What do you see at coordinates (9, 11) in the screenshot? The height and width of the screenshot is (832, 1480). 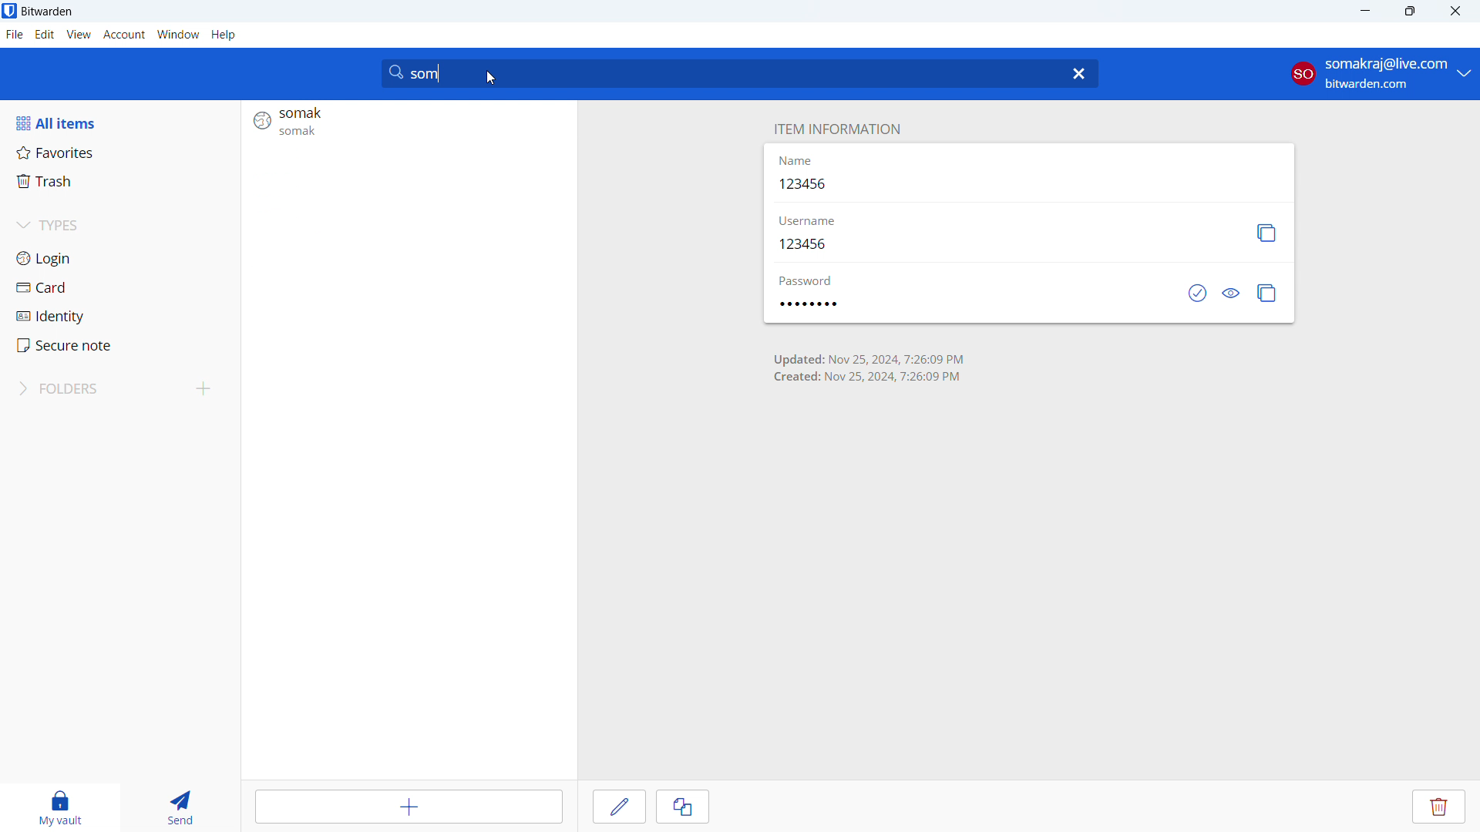 I see `logo` at bounding box center [9, 11].